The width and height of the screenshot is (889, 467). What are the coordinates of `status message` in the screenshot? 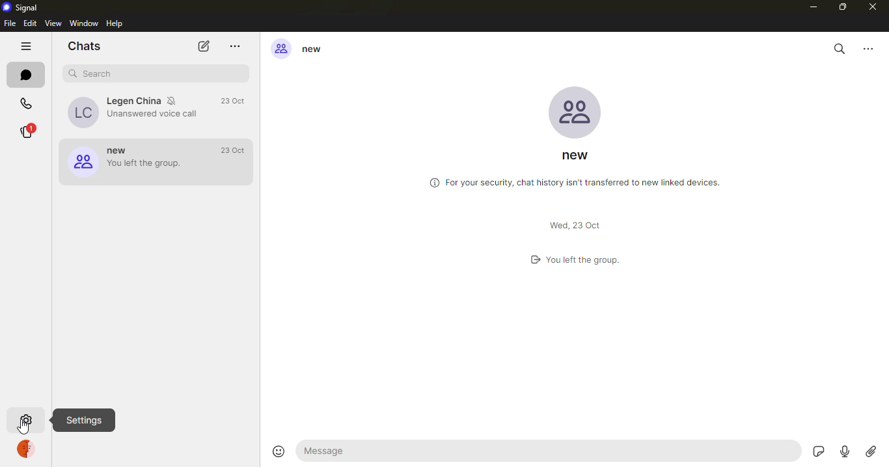 It's located at (571, 258).